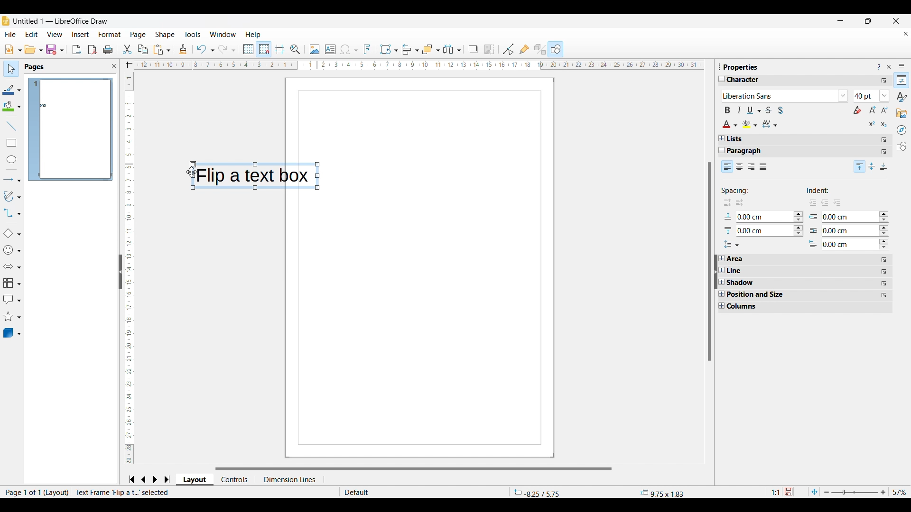 This screenshot has height=512, width=911. I want to click on Change respective spacing attribute, so click(799, 224).